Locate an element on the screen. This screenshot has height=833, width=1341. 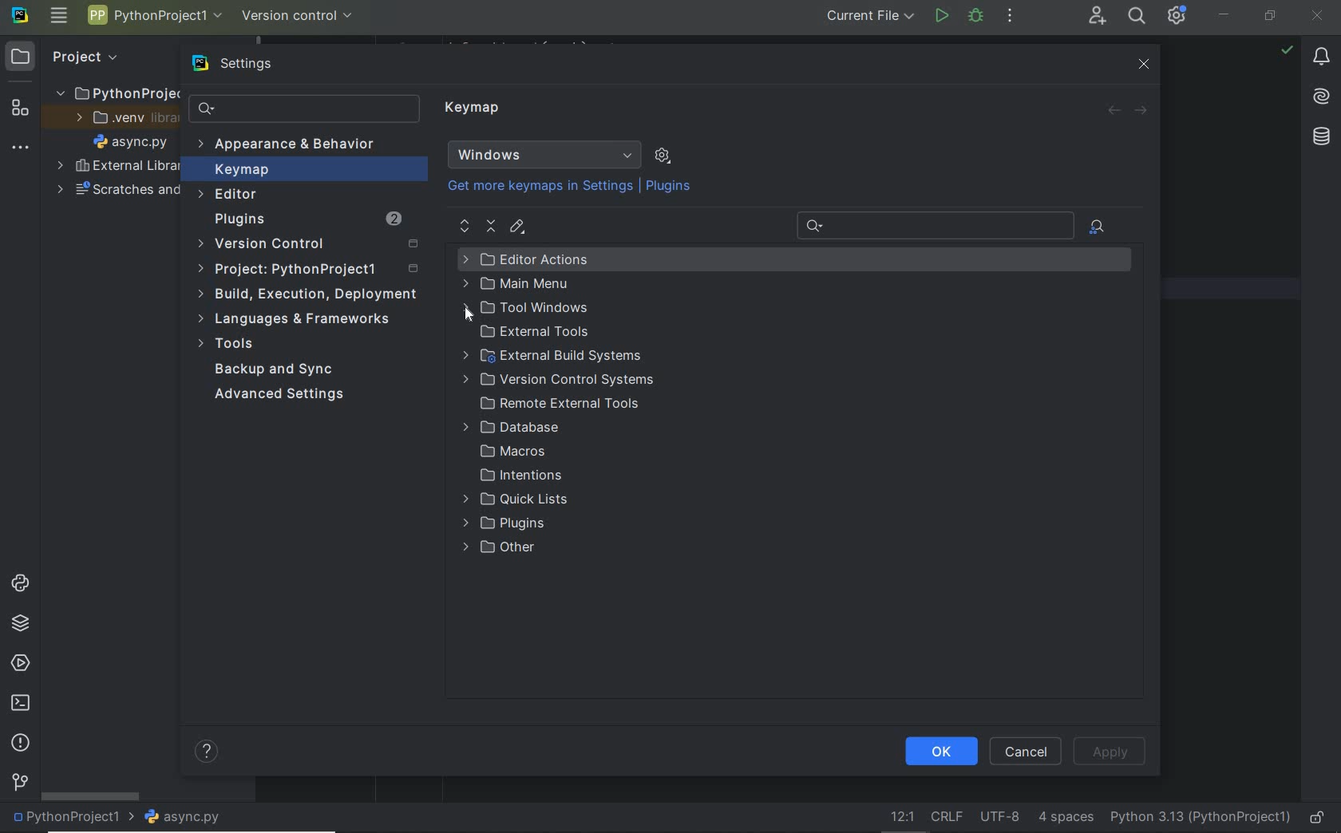
Apply is located at coordinates (1110, 750).